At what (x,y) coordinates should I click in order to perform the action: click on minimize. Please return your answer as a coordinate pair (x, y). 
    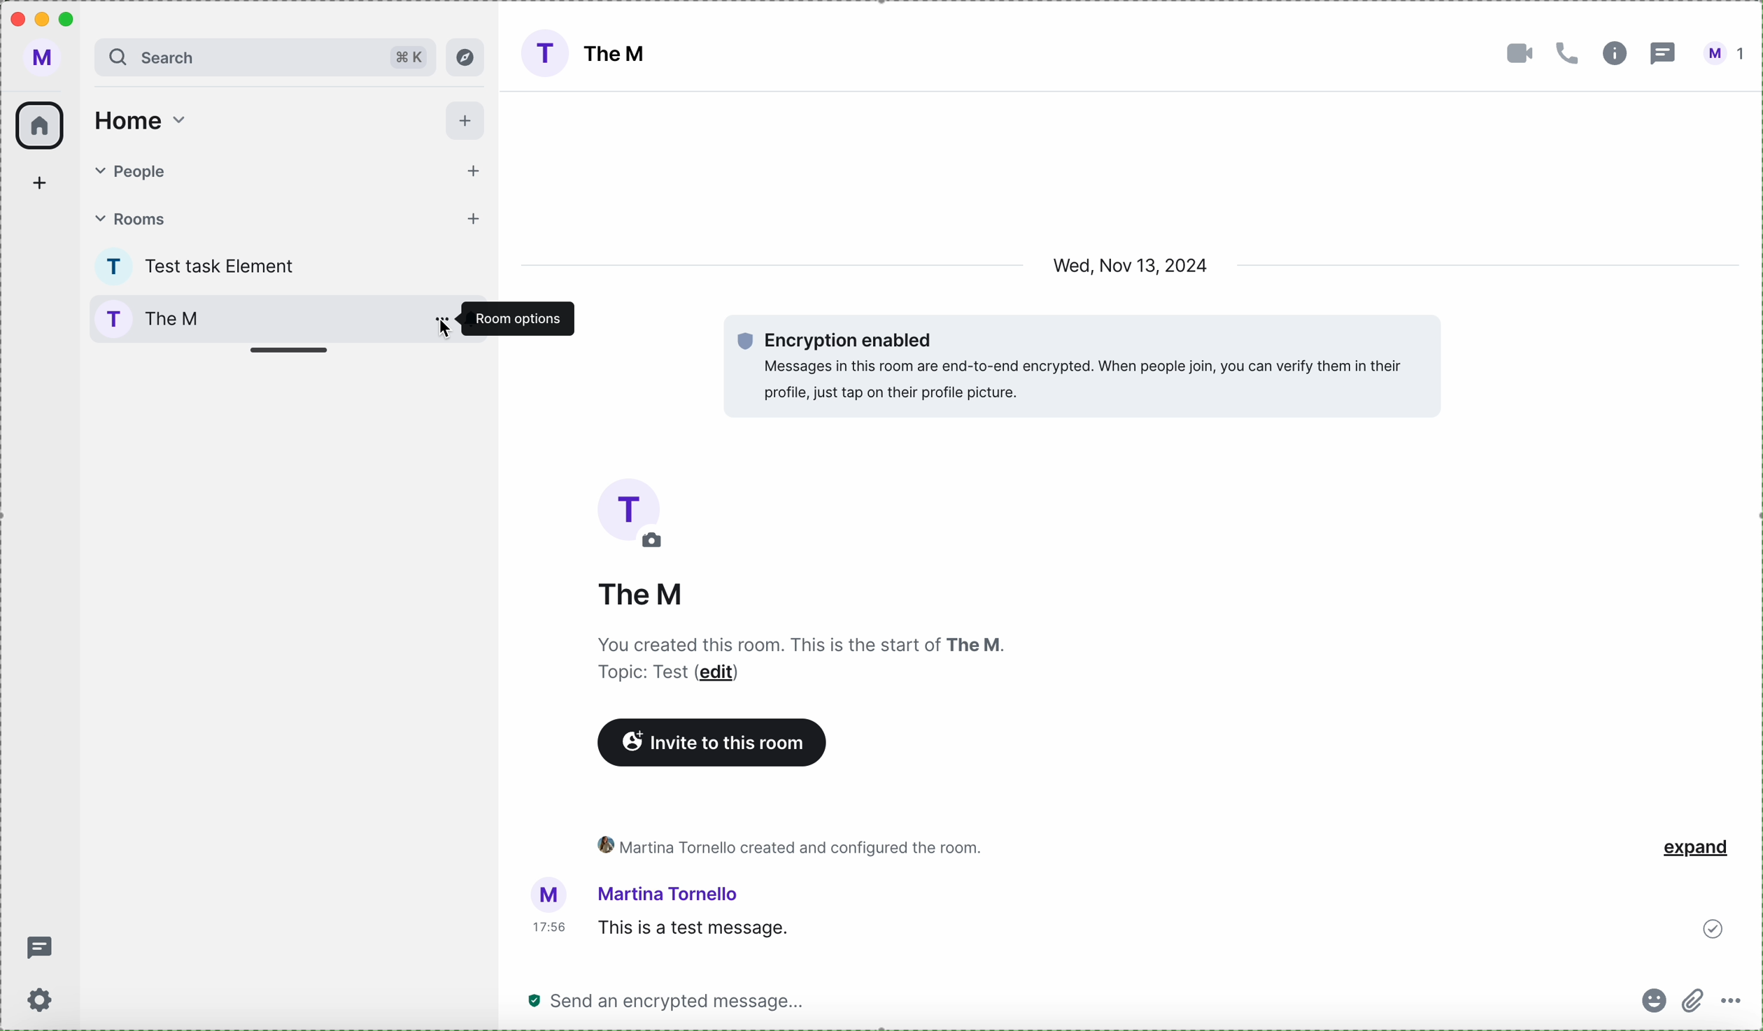
    Looking at the image, I should click on (43, 20).